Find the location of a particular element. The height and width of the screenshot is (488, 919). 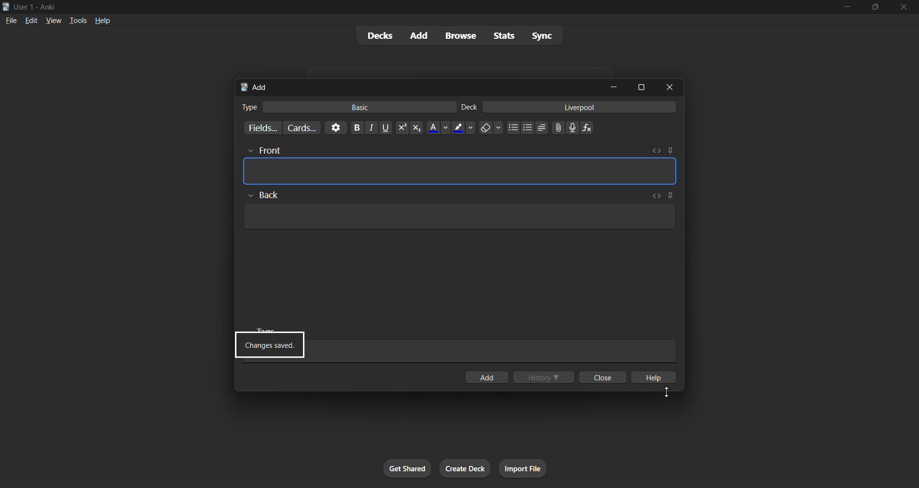

title bar is located at coordinates (402, 6).